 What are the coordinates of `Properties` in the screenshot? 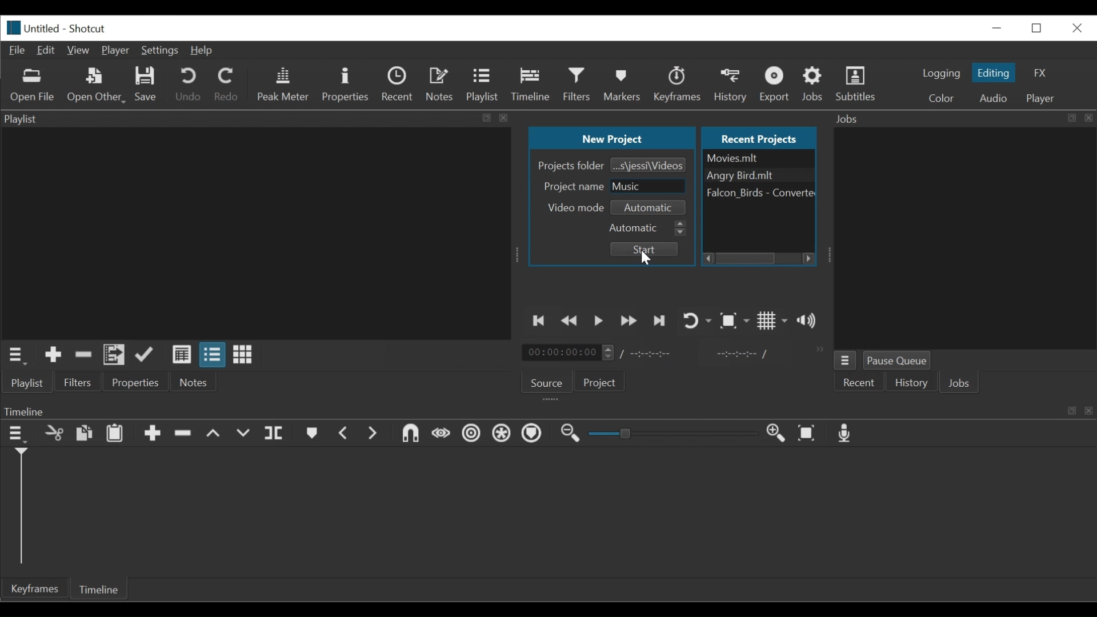 It's located at (346, 84).